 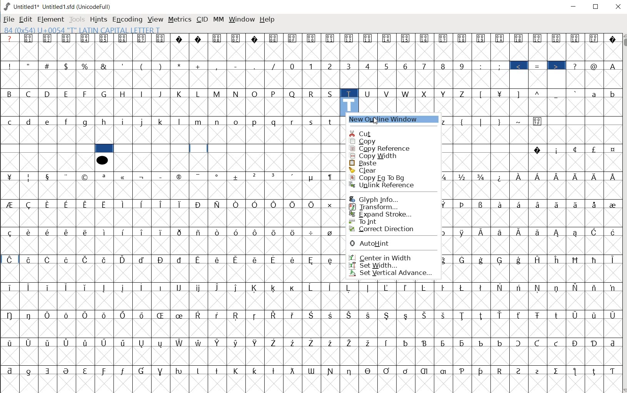 I want to click on Symbol, so click(x=502, y=232).